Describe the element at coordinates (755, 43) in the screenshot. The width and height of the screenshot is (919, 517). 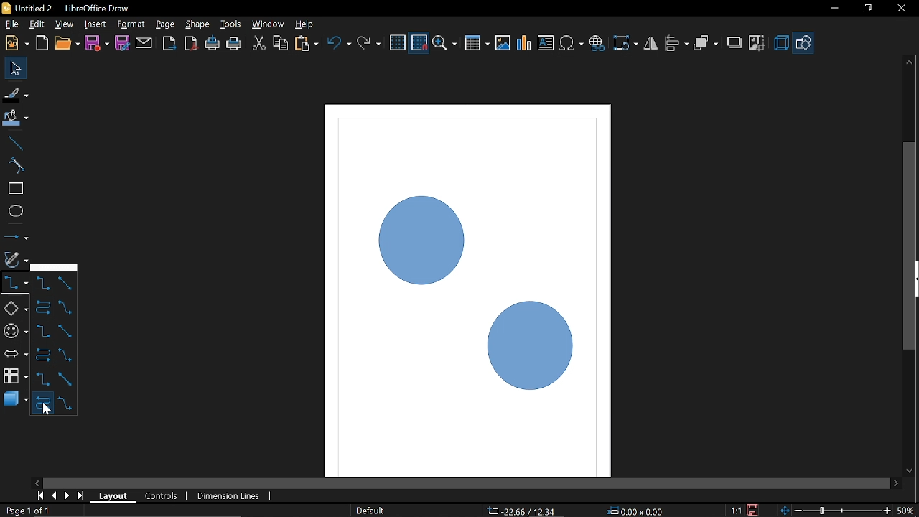
I see `Crop` at that location.